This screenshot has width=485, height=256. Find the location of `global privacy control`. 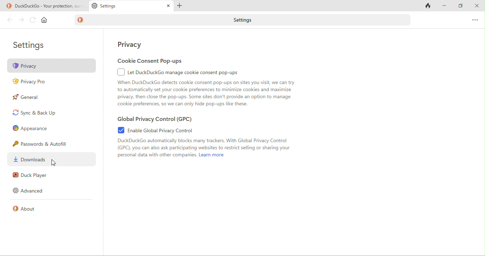

global privacy control is located at coordinates (163, 120).